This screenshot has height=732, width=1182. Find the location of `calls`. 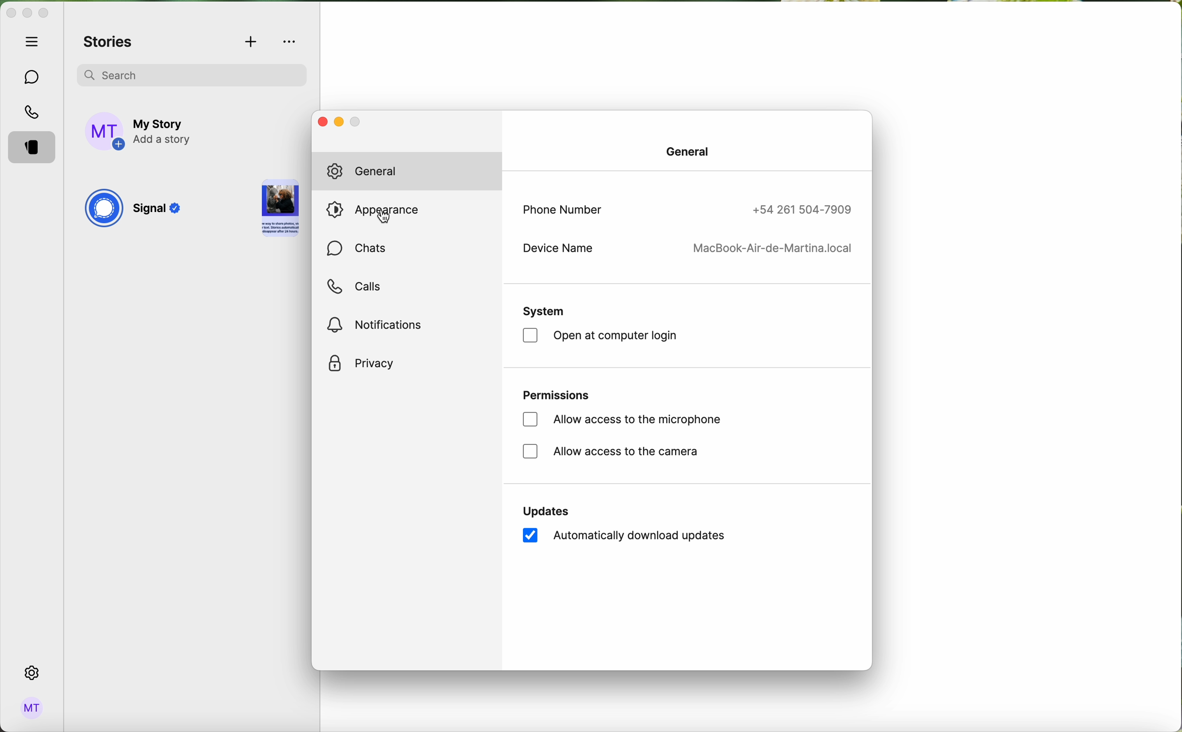

calls is located at coordinates (353, 287).